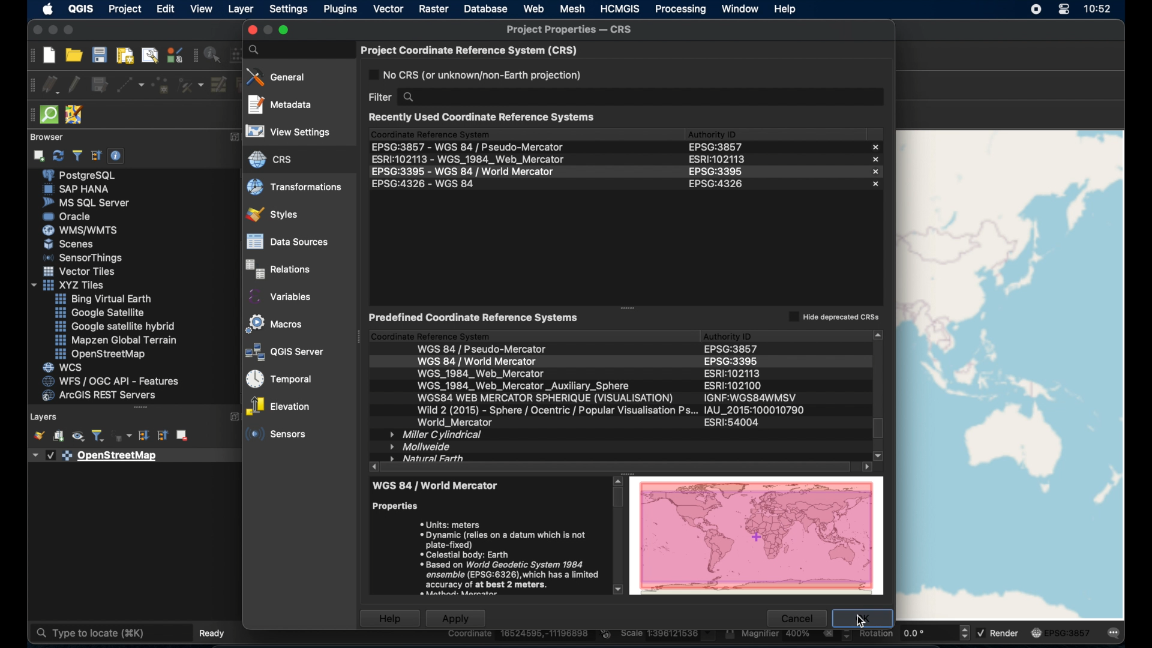 This screenshot has height=648, width=1152. Describe the element at coordinates (428, 457) in the screenshot. I see `natural earth` at that location.